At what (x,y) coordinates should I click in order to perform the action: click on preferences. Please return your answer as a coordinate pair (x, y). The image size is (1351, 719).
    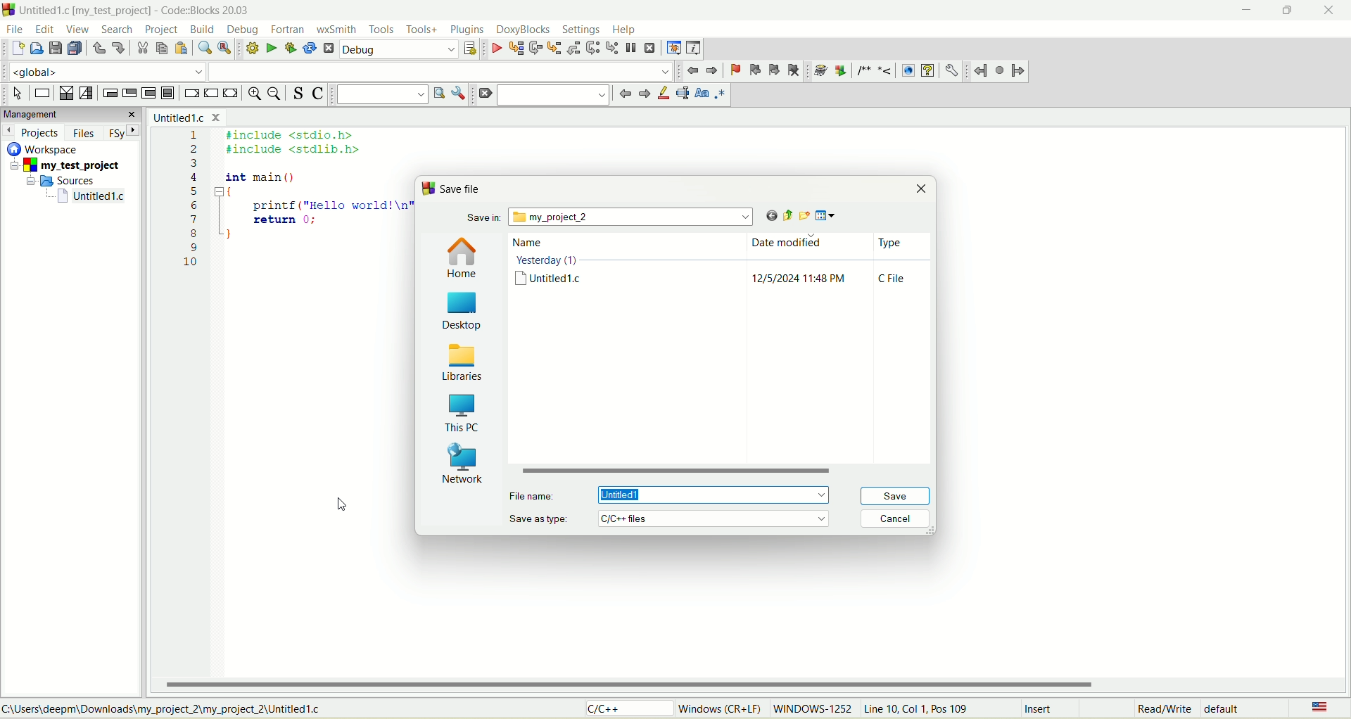
    Looking at the image, I should click on (951, 70).